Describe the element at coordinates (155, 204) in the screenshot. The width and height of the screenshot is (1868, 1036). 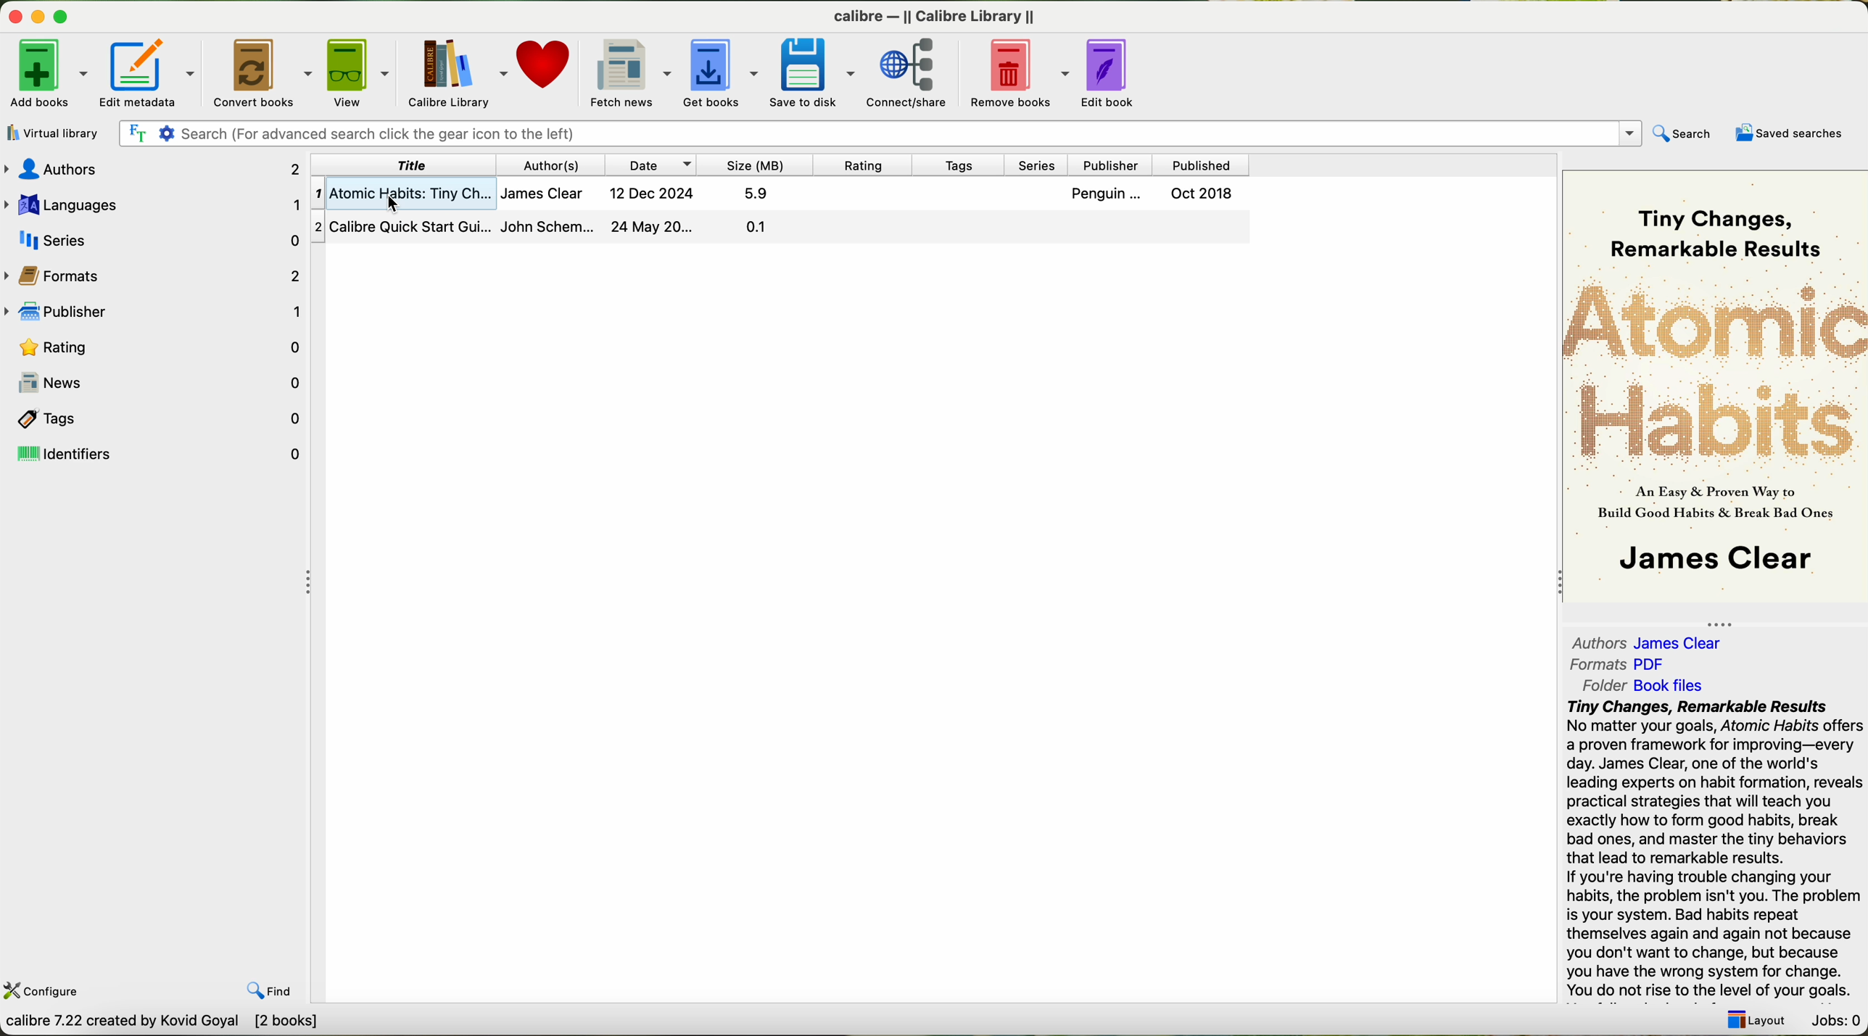
I see `languages` at that location.